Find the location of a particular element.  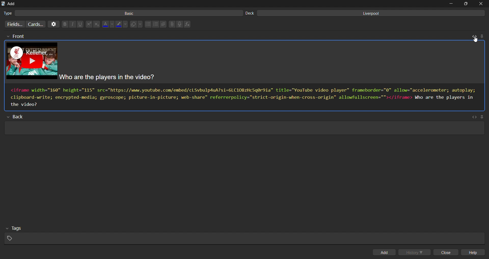

cursor is located at coordinates (474, 39).